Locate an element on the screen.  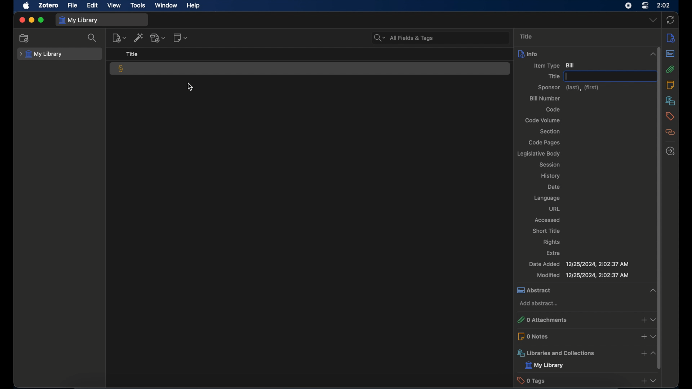
control center is located at coordinates (646, 5).